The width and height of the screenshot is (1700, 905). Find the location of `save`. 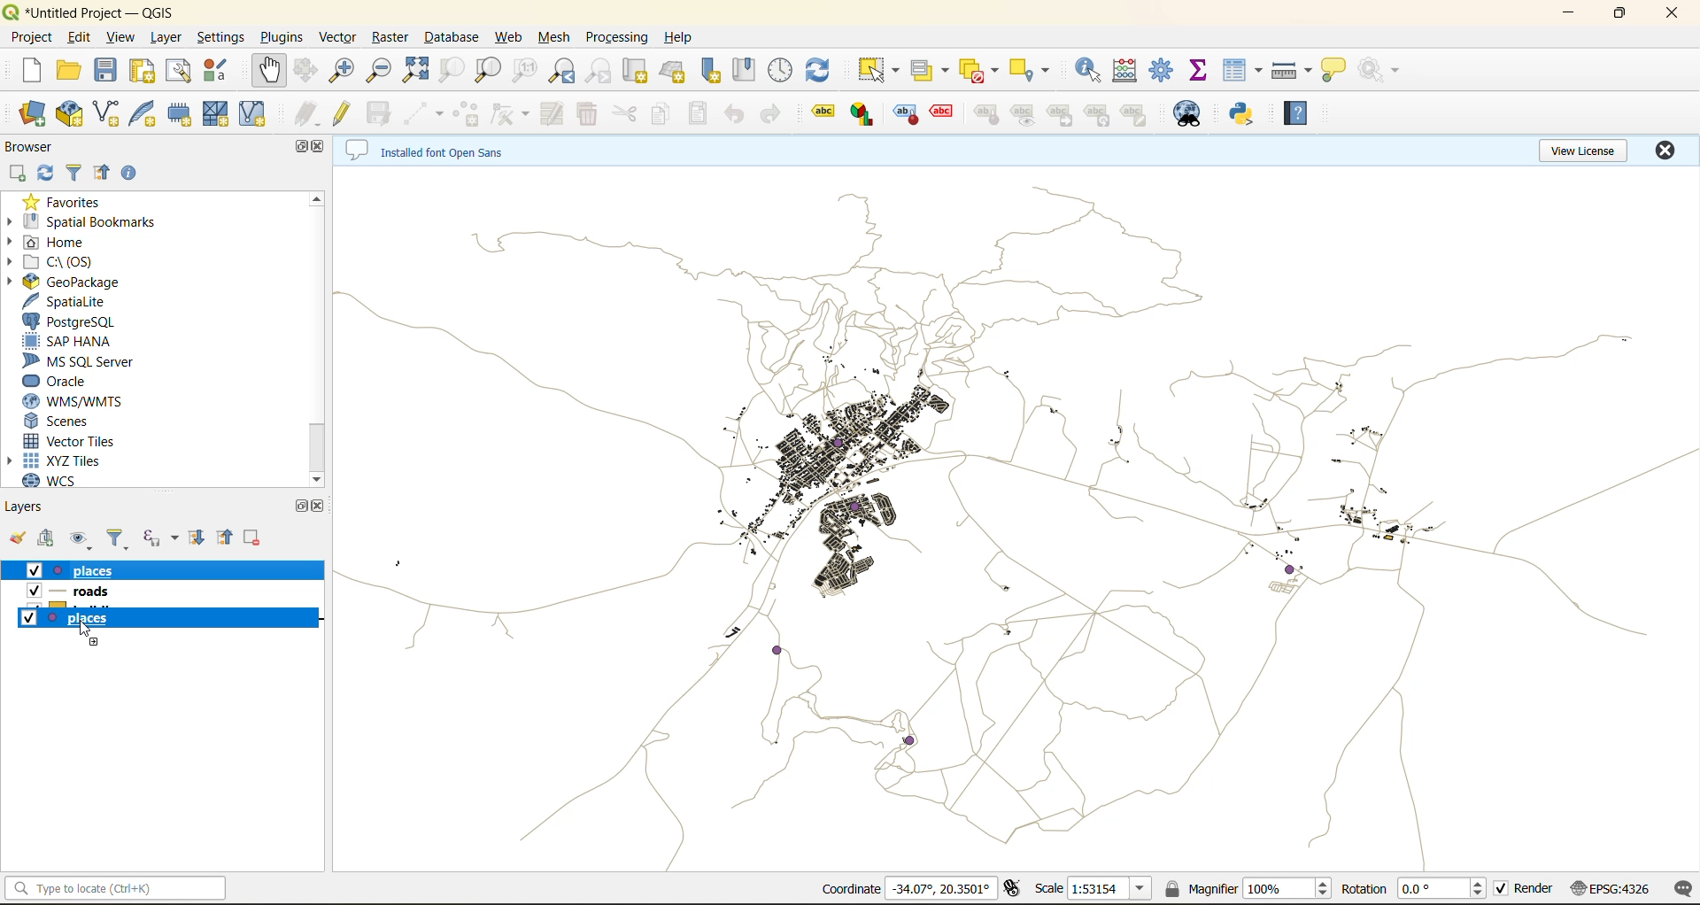

save is located at coordinates (109, 73).